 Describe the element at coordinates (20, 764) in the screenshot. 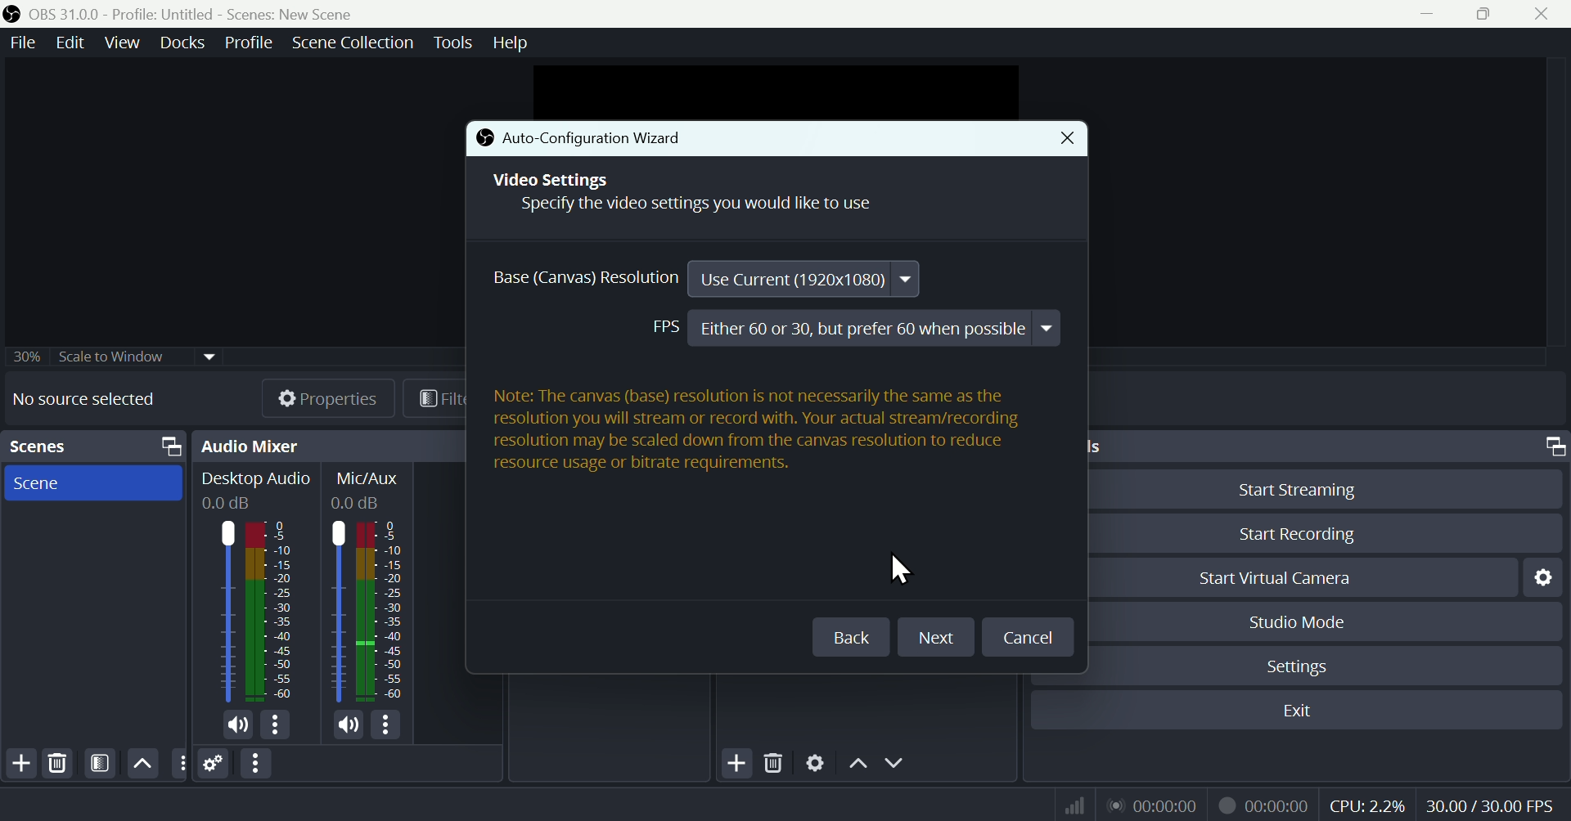

I see `Add` at that location.